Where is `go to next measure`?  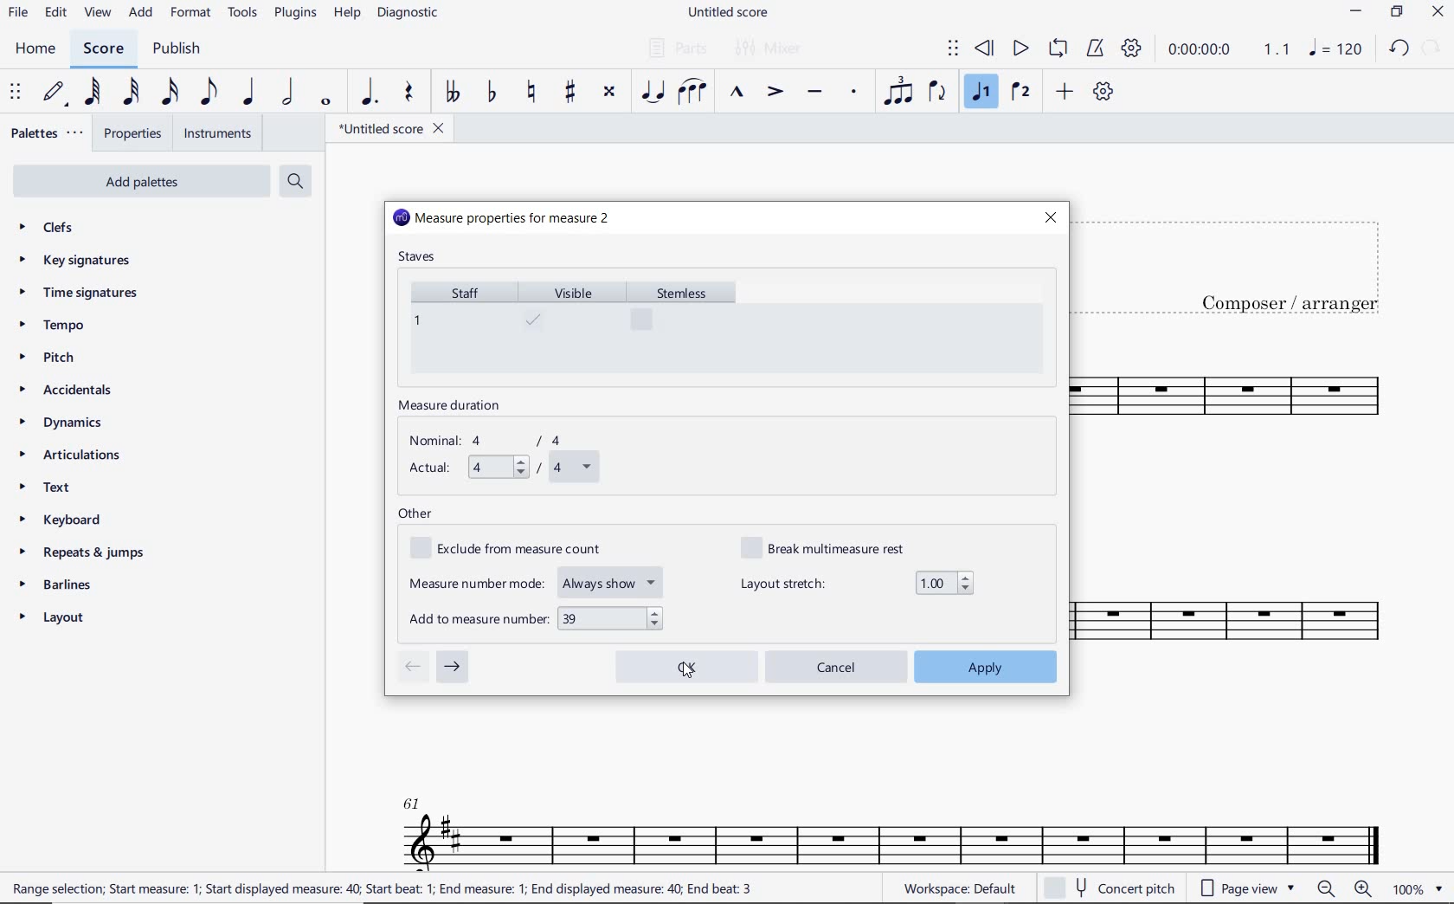 go to next measure is located at coordinates (453, 668).